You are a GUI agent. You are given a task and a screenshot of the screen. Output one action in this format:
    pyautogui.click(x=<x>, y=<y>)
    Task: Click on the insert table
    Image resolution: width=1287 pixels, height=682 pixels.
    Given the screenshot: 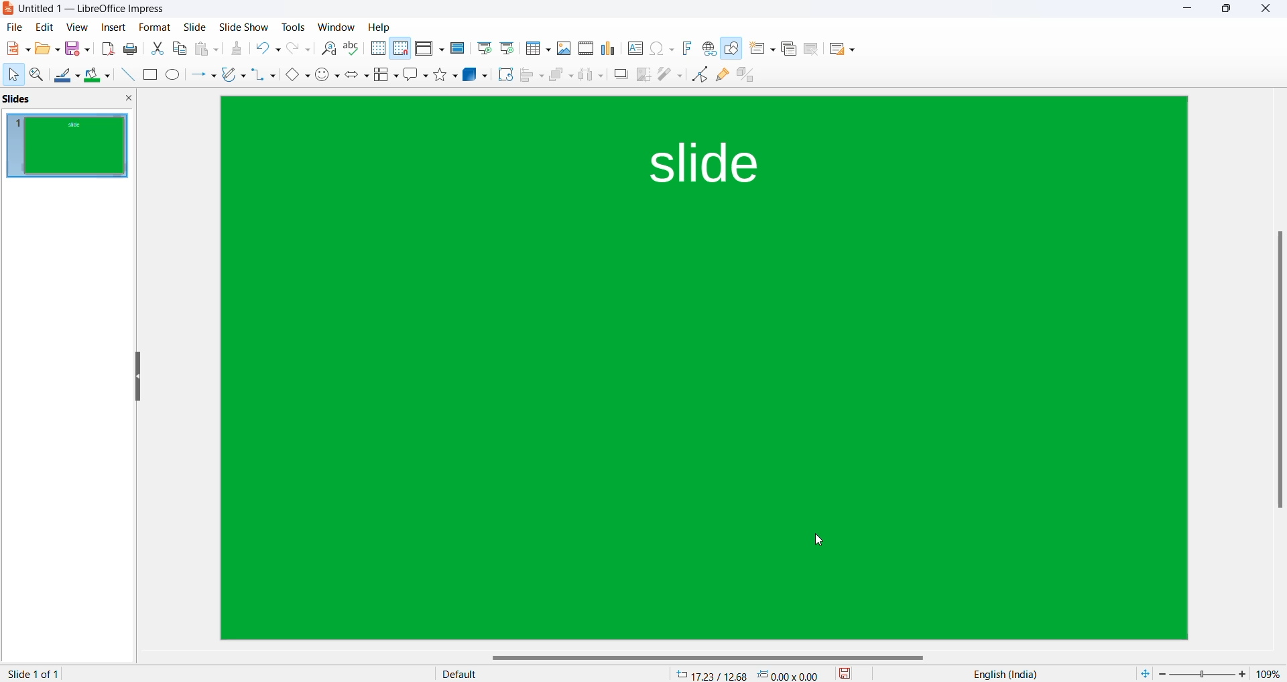 What is the action you would take?
    pyautogui.click(x=537, y=48)
    